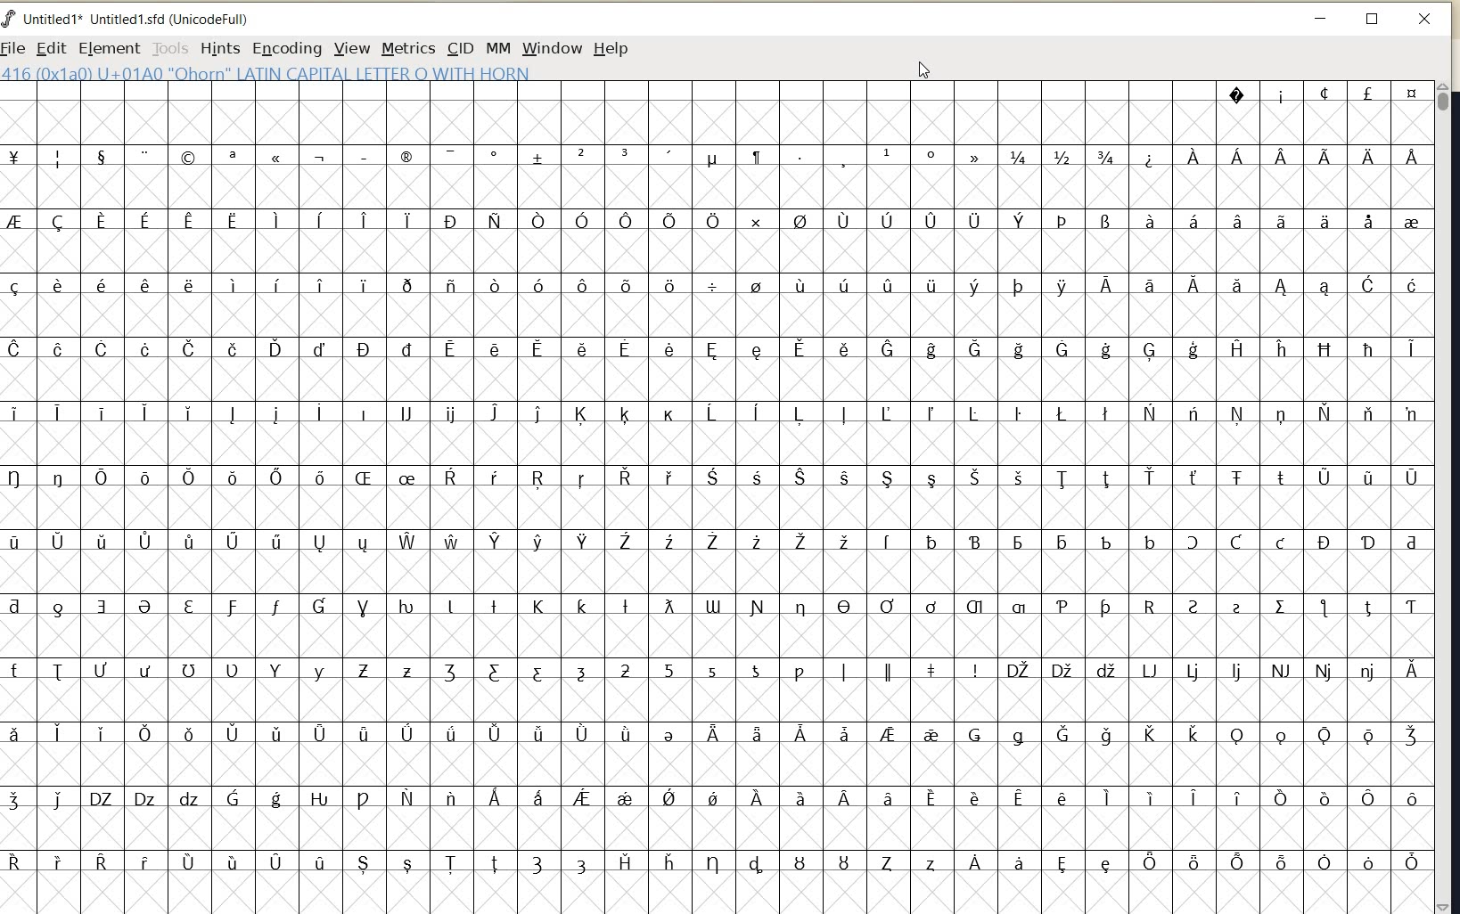  What do you see at coordinates (9, 21) in the screenshot?
I see `fontforge logo` at bounding box center [9, 21].